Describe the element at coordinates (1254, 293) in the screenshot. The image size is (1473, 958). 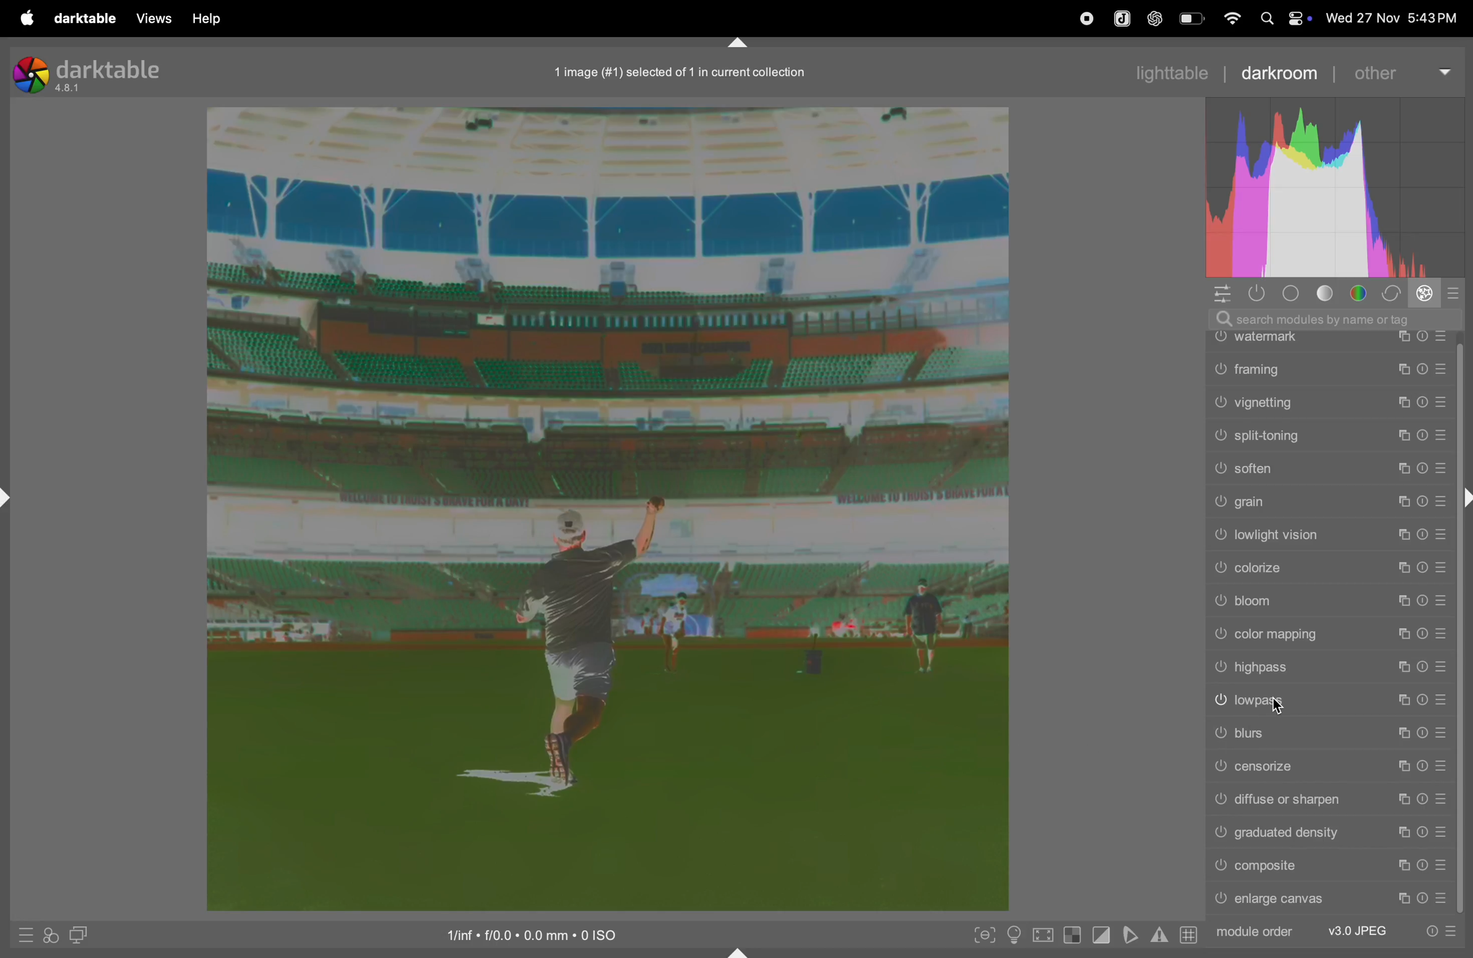
I see `show active modules` at that location.